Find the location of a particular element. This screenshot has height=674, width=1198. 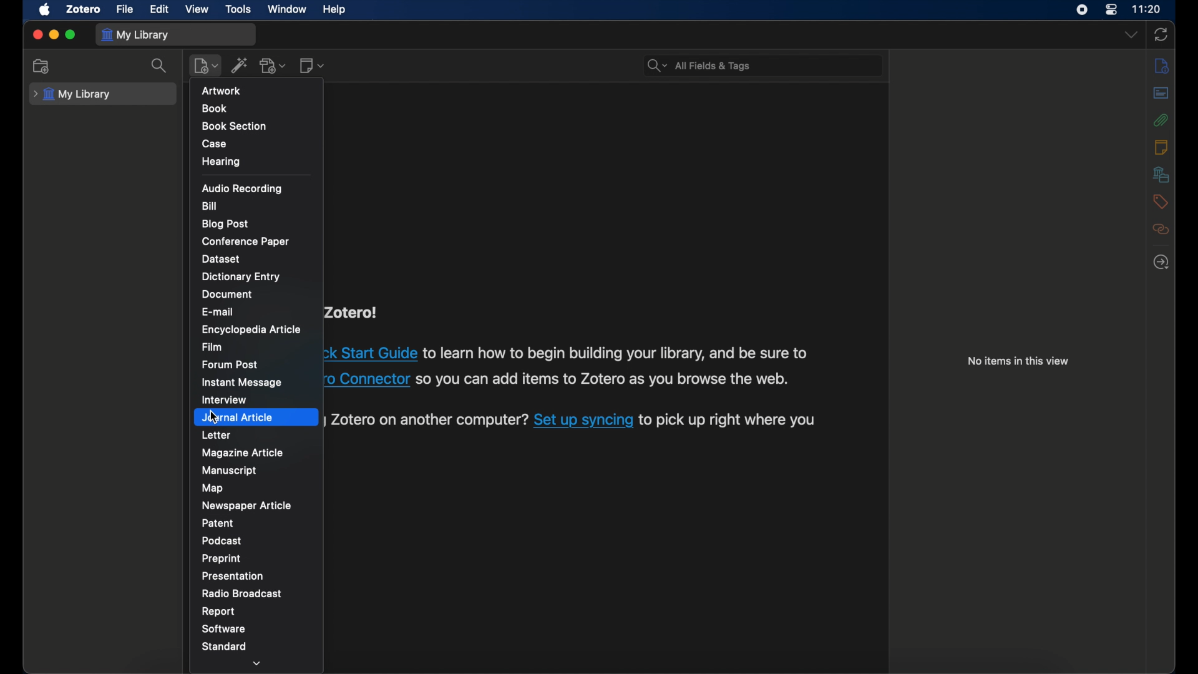

instant message is located at coordinates (241, 382).